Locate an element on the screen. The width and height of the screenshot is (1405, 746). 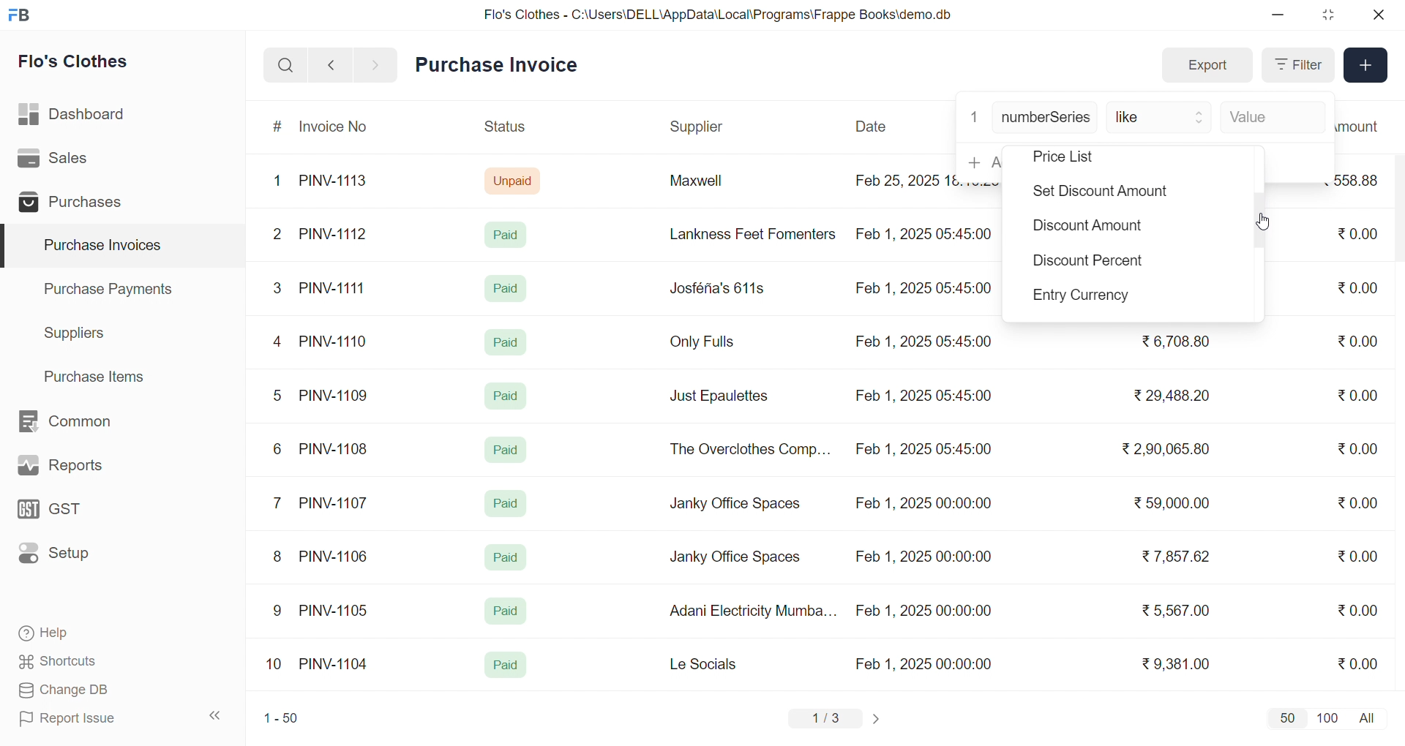
1 is located at coordinates (974, 116).